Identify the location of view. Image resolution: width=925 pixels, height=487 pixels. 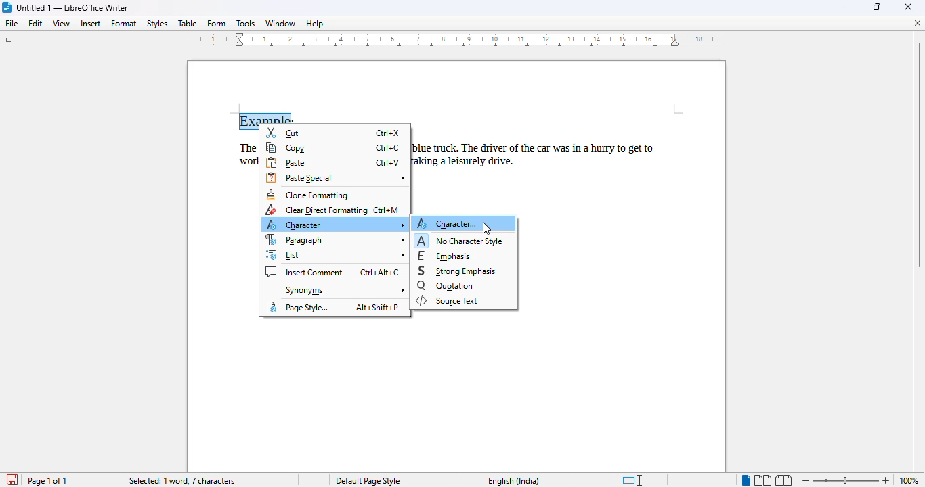
(62, 24).